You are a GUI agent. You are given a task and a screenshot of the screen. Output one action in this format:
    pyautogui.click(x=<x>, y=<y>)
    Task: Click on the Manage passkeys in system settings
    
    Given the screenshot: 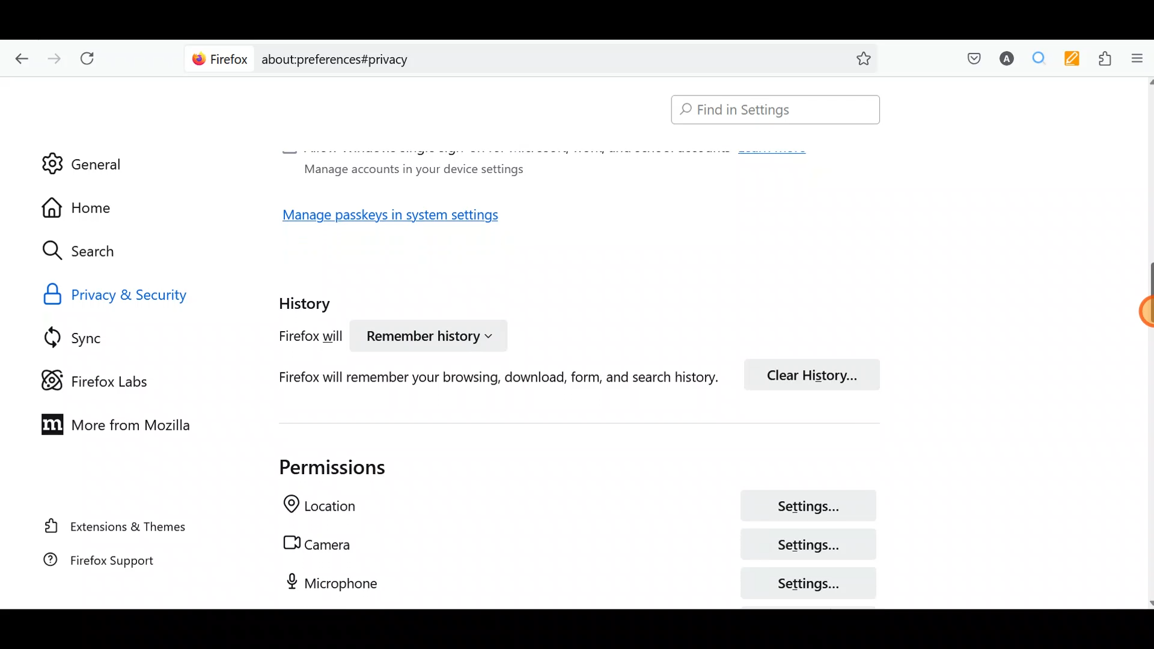 What is the action you would take?
    pyautogui.click(x=405, y=219)
    